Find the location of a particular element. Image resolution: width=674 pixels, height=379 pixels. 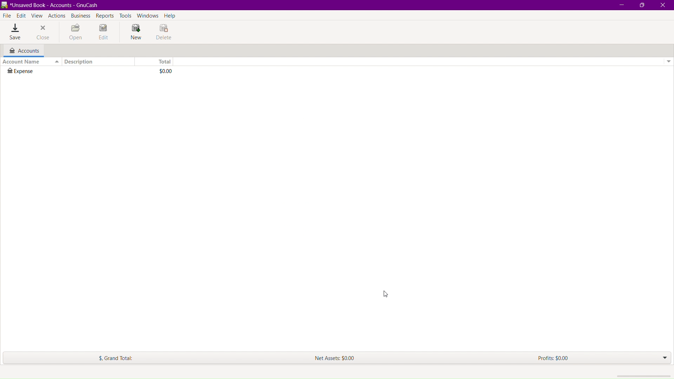

New is located at coordinates (134, 33).